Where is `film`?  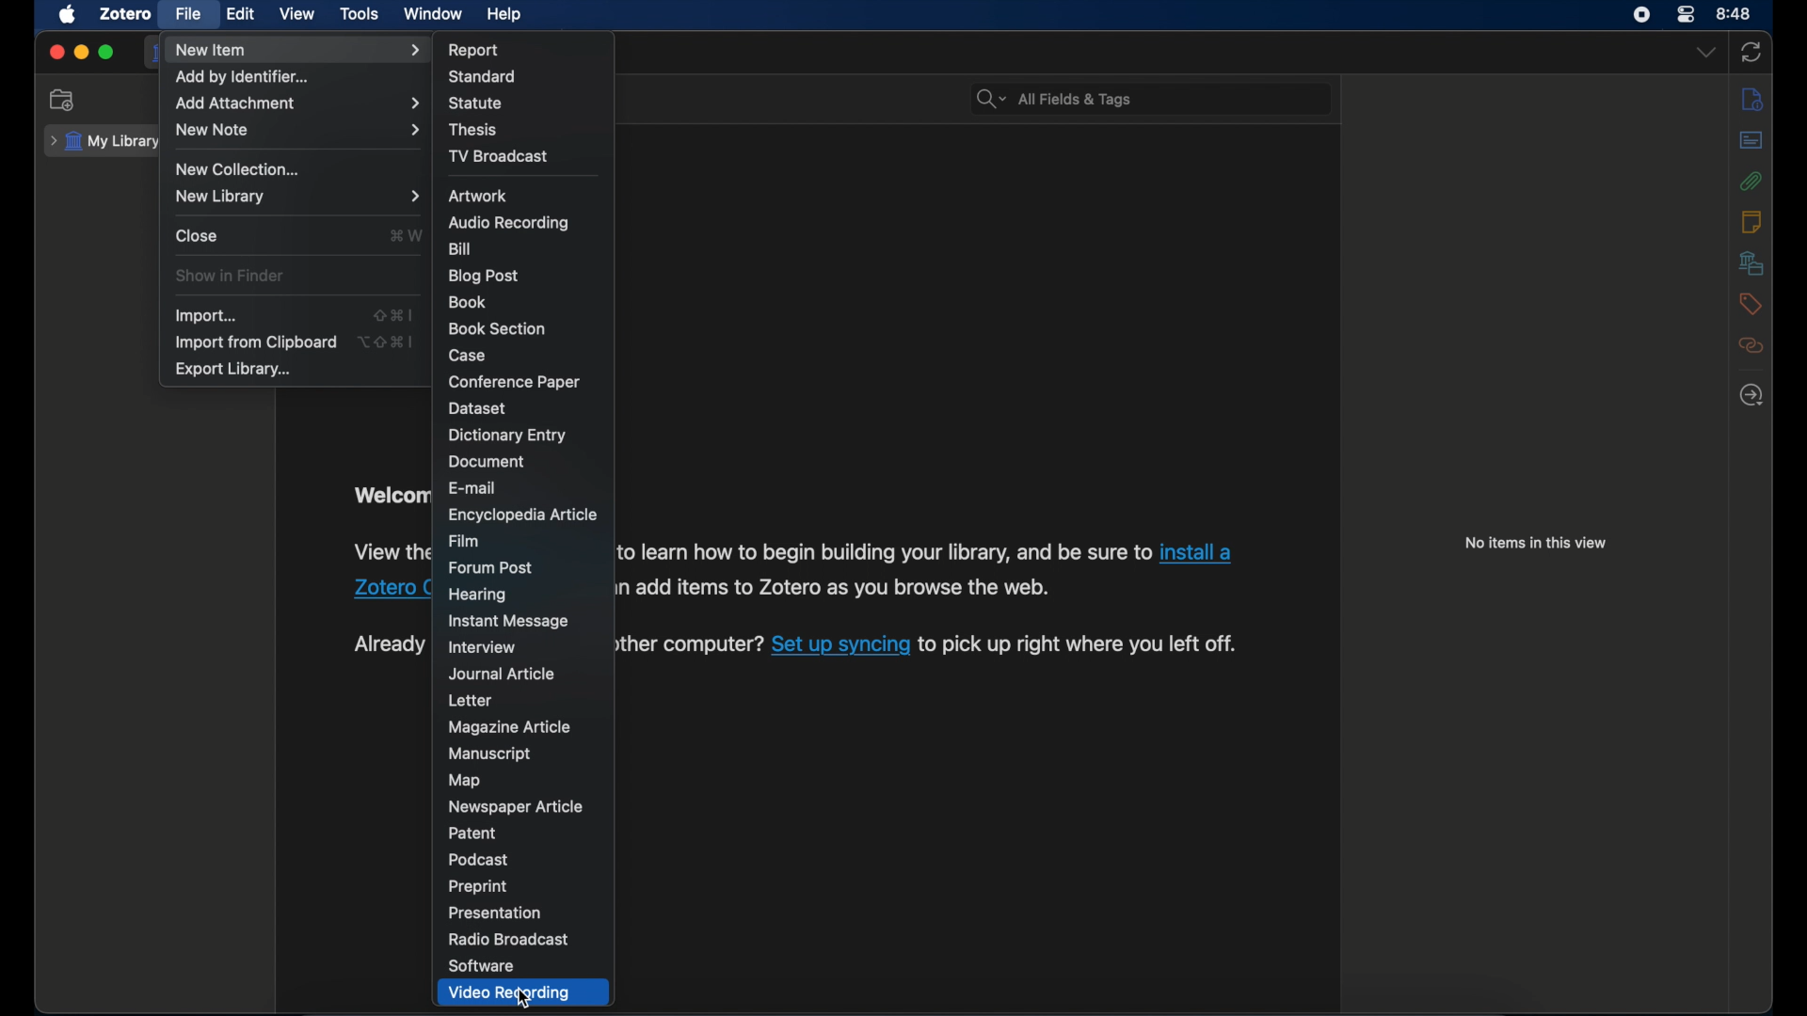
film is located at coordinates (462, 542).